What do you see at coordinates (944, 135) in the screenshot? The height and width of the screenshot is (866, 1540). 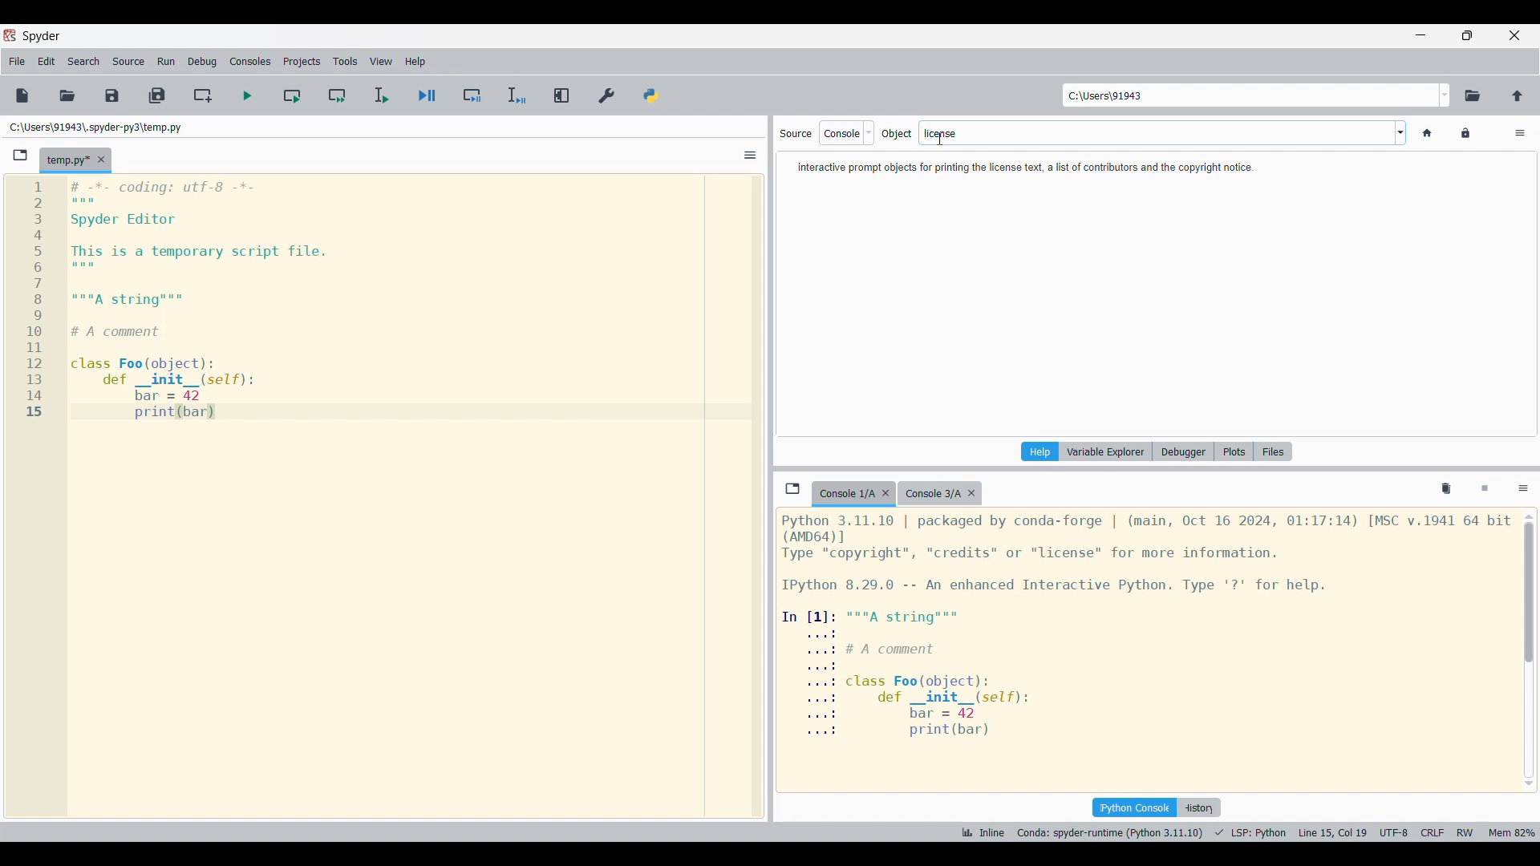 I see `cursor` at bounding box center [944, 135].